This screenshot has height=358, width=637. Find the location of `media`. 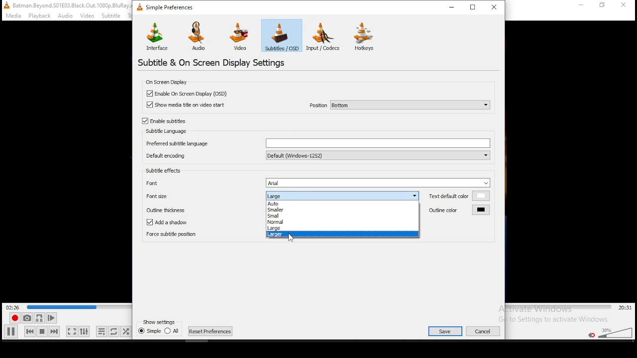

media is located at coordinates (14, 16).